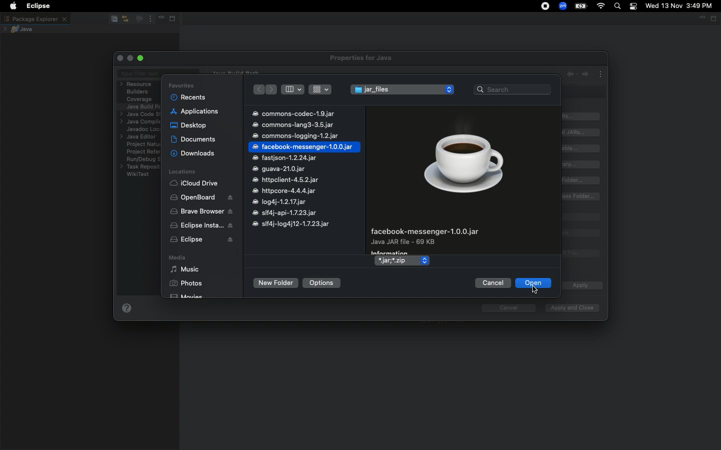 Image resolution: width=721 pixels, height=450 pixels. Describe the element at coordinates (272, 89) in the screenshot. I see `Forward` at that location.